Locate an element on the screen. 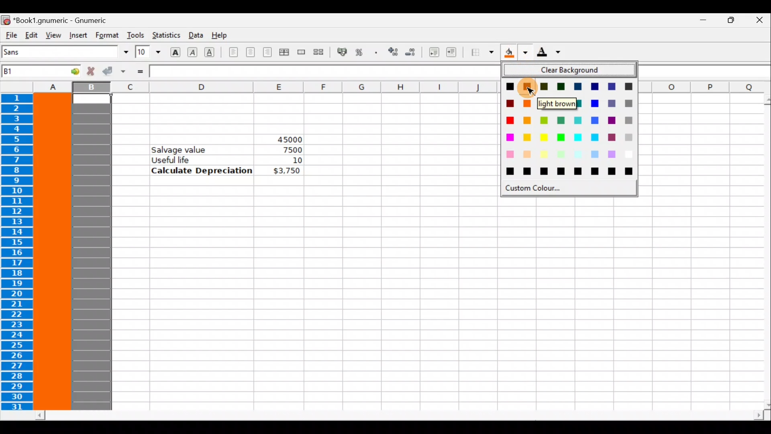  Bold is located at coordinates (175, 51).